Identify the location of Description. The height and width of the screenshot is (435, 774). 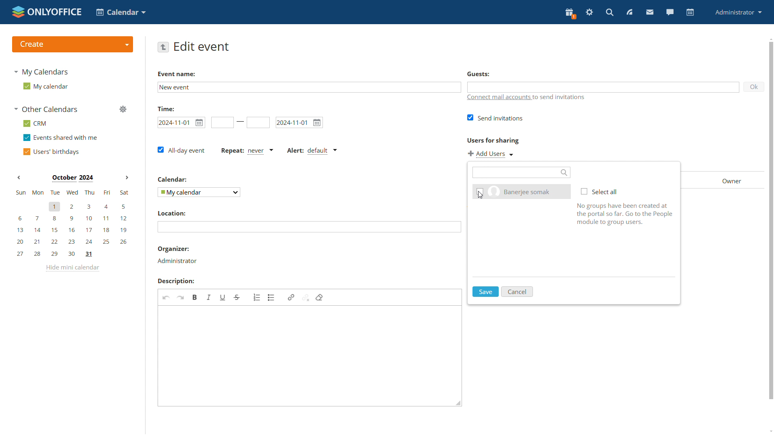
(175, 282).